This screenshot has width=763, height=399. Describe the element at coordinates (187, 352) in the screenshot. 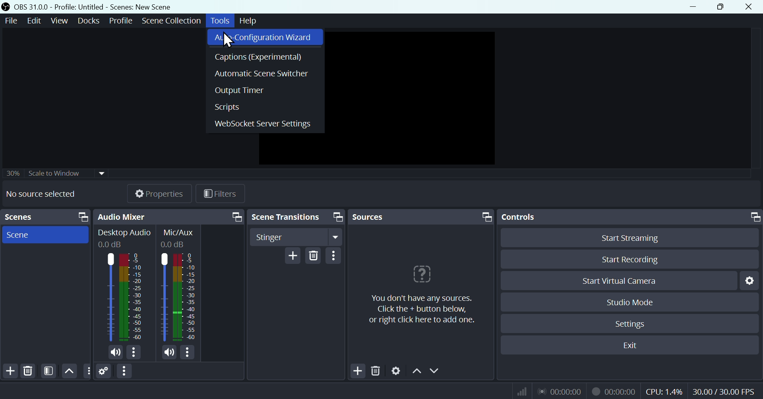

I see `options` at that location.